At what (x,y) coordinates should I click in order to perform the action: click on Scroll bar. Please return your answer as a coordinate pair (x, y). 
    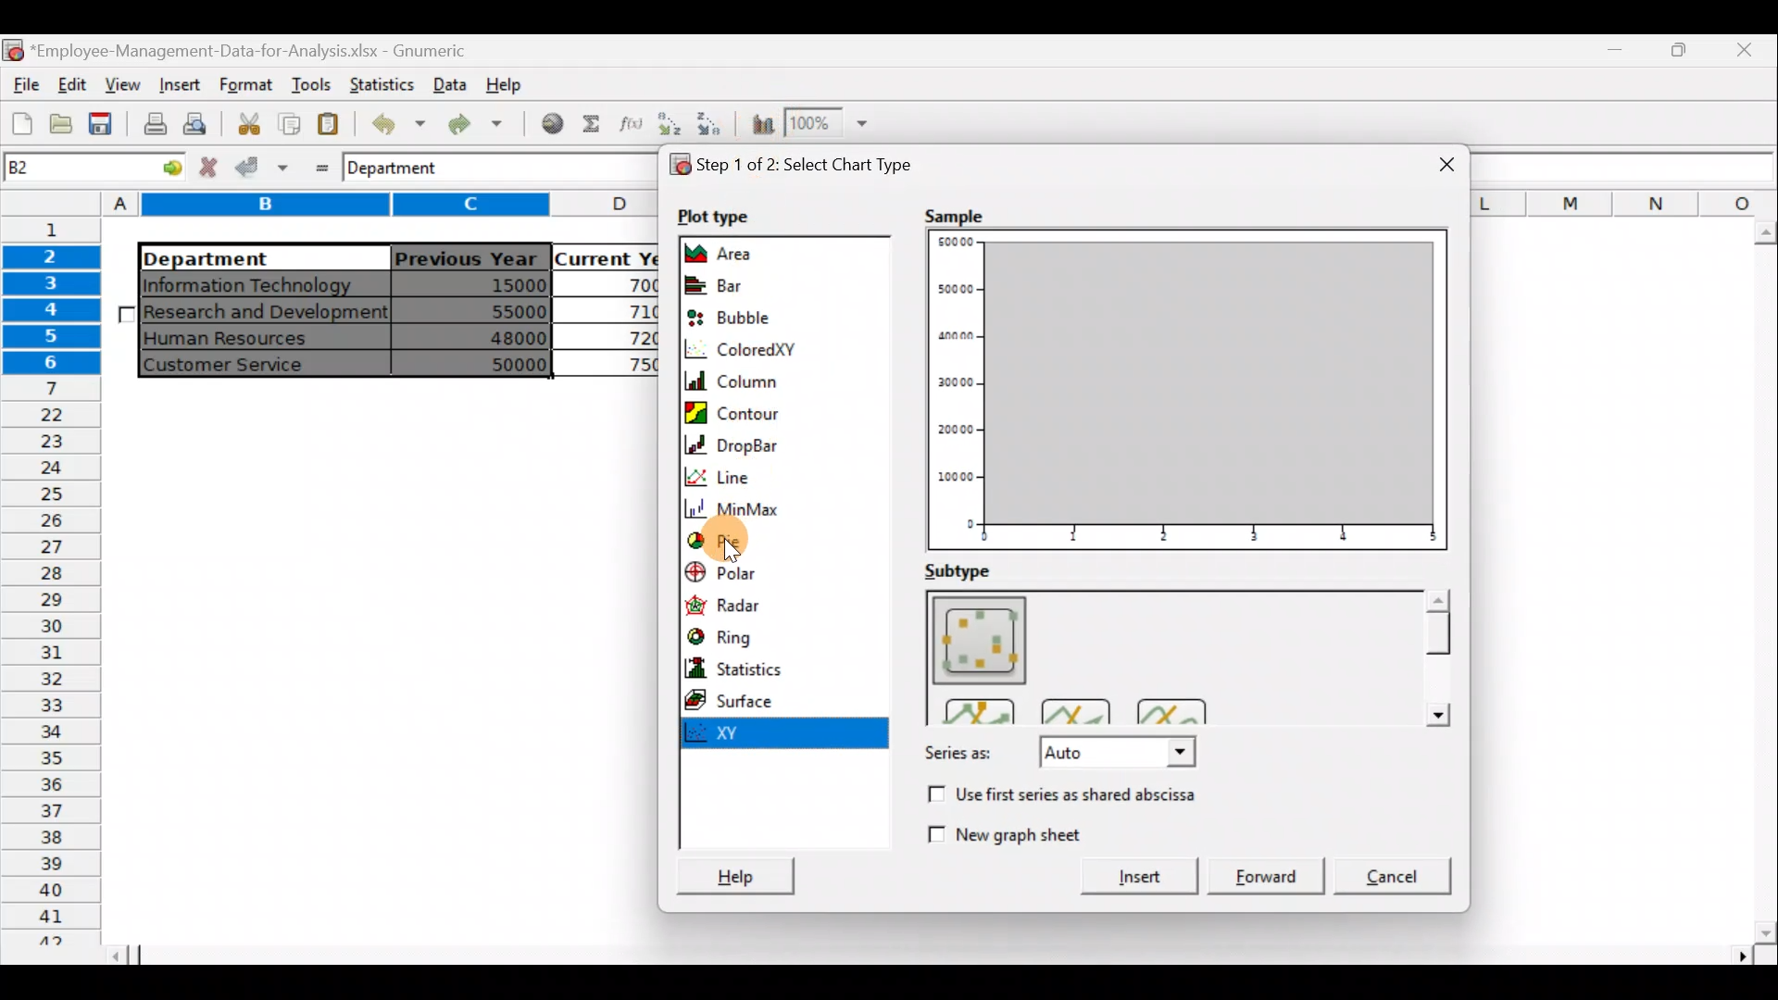
    Looking at the image, I should click on (945, 956).